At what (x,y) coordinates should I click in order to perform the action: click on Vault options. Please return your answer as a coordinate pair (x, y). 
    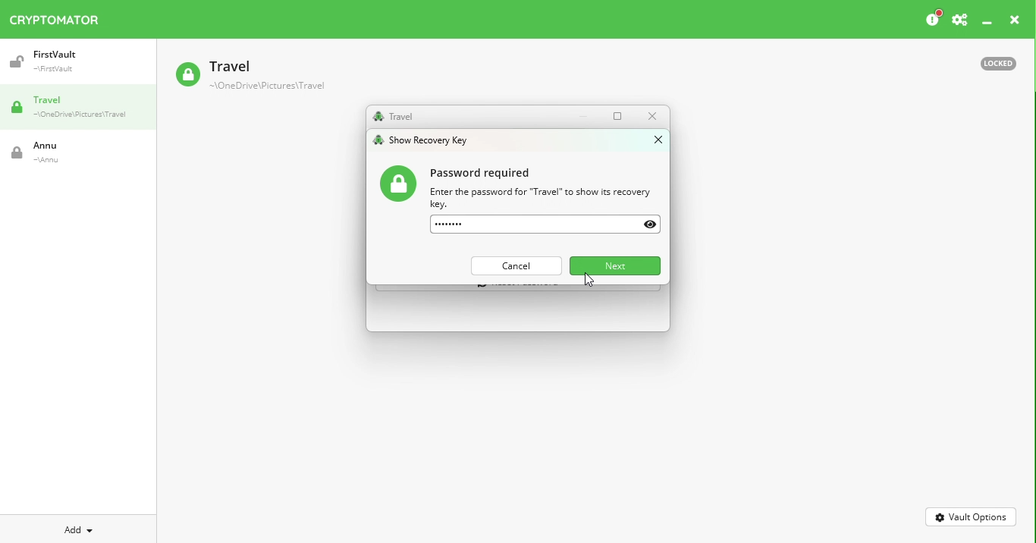
    Looking at the image, I should click on (972, 516).